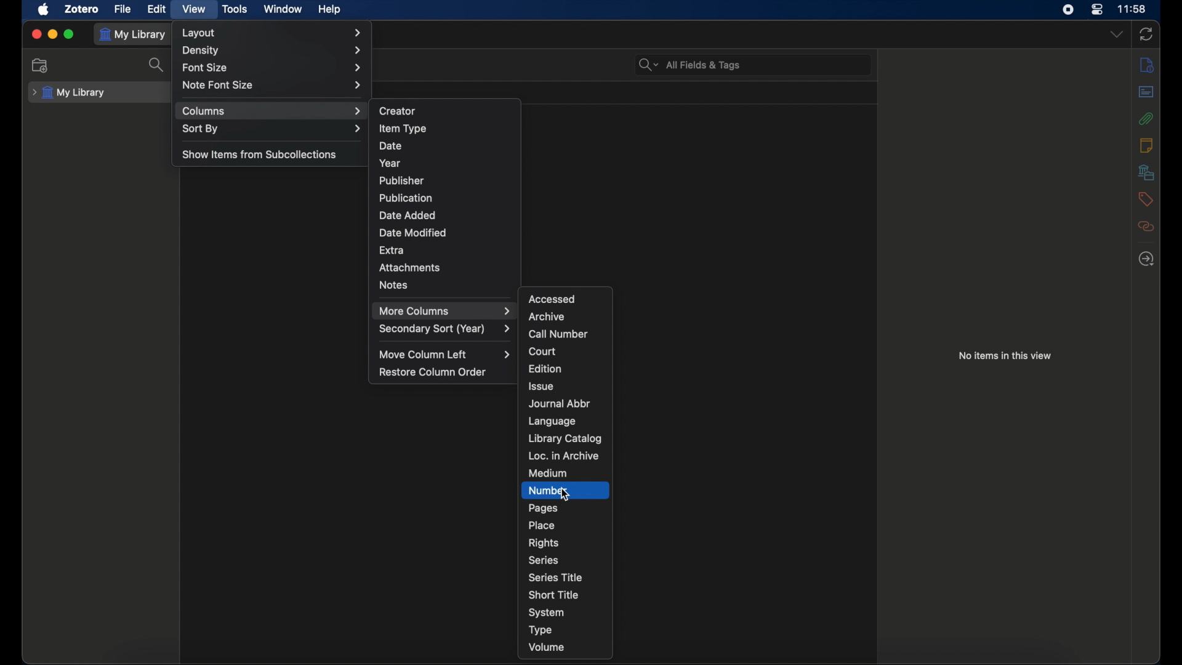 This screenshot has height=665, width=1182. What do you see at coordinates (69, 93) in the screenshot?
I see `my library` at bounding box center [69, 93].